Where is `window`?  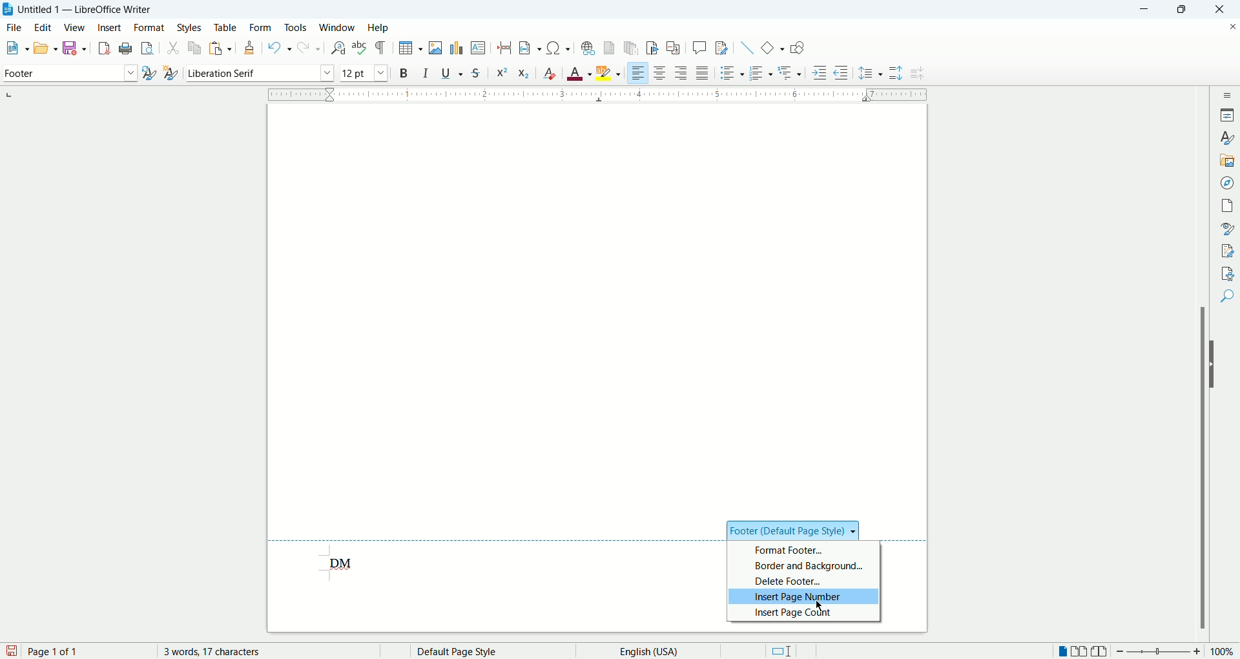
window is located at coordinates (338, 28).